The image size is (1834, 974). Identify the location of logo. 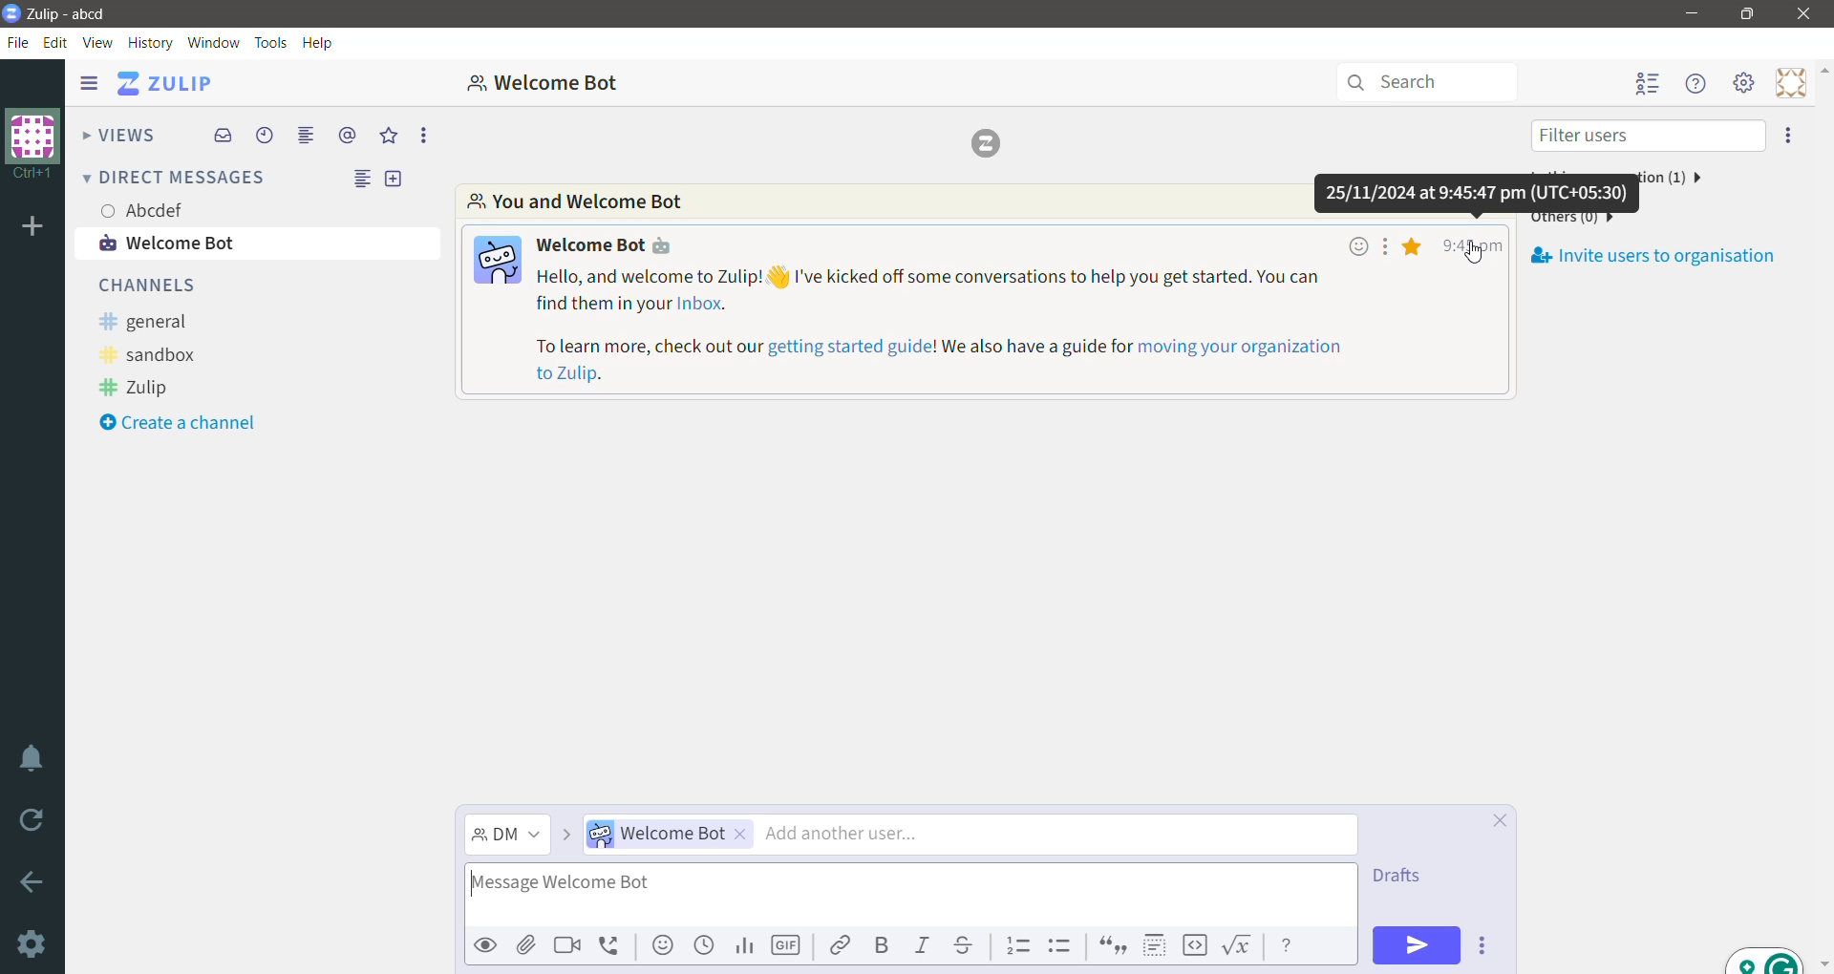
(988, 145).